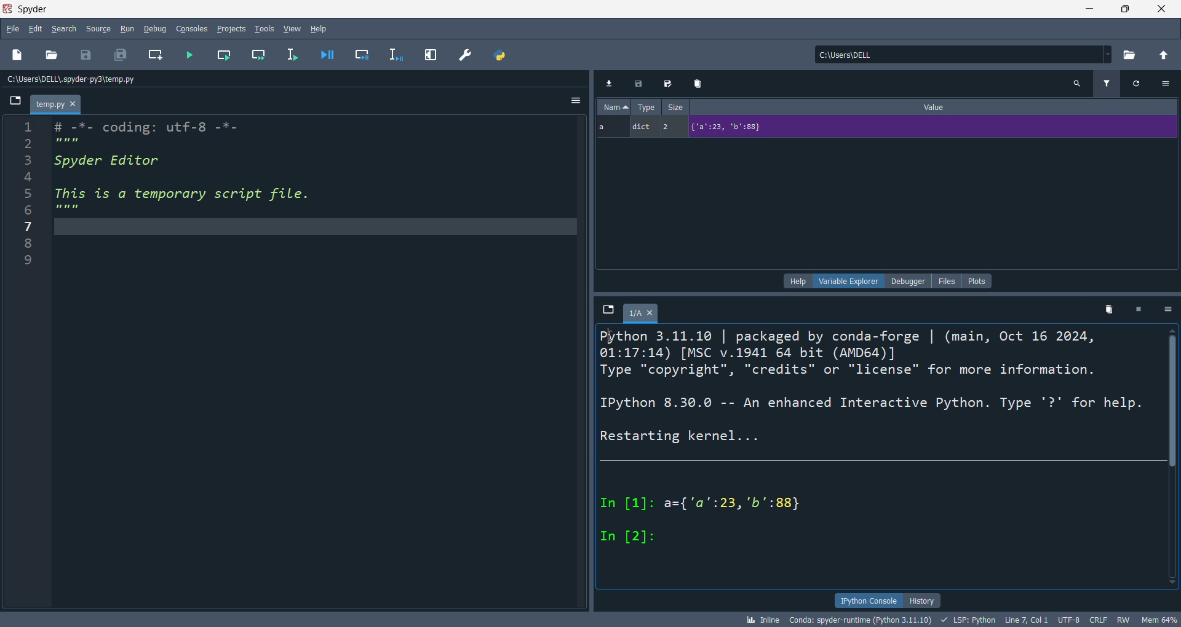 This screenshot has width=1181, height=627. Describe the element at coordinates (947, 281) in the screenshot. I see `files` at that location.